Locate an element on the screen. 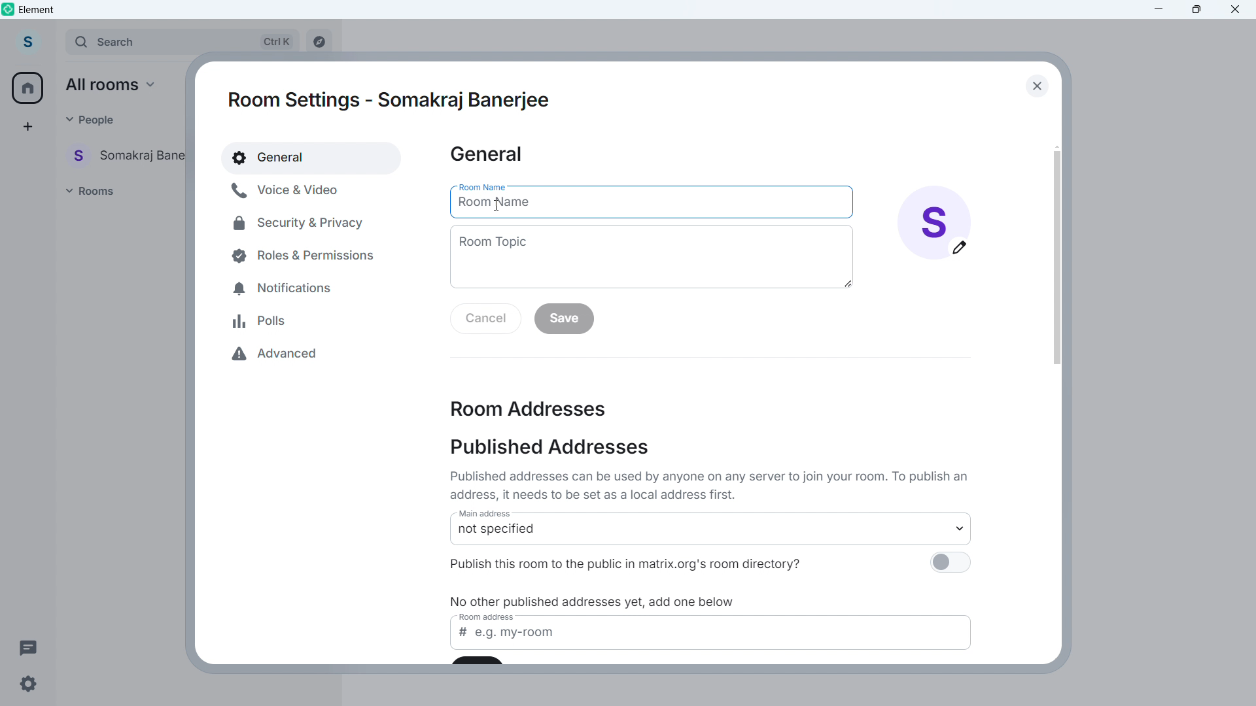 The height and width of the screenshot is (706, 1256). publish this room to the public in matrix.org's room directory? is located at coordinates (646, 563).